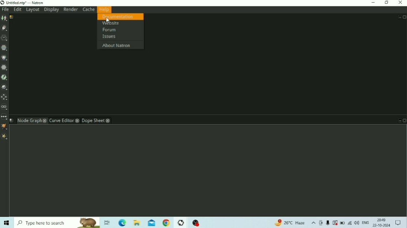 This screenshot has height=228, width=407. What do you see at coordinates (12, 121) in the screenshot?
I see `Script name` at bounding box center [12, 121].